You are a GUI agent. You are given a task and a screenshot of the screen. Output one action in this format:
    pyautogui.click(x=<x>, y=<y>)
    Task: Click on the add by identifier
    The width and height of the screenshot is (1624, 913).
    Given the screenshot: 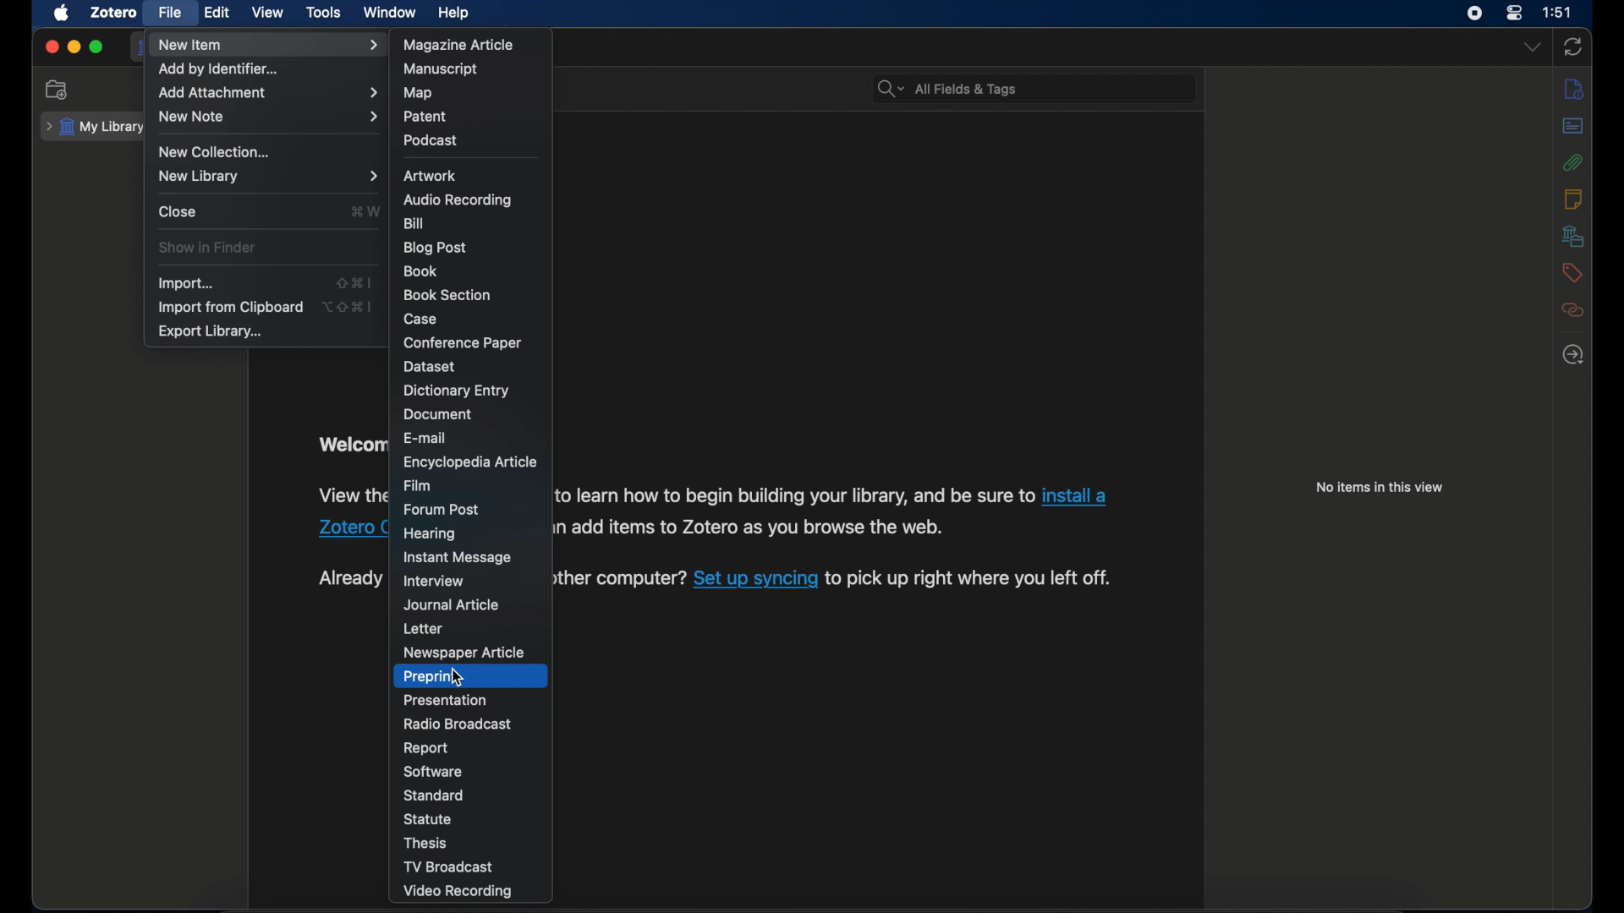 What is the action you would take?
    pyautogui.click(x=220, y=69)
    